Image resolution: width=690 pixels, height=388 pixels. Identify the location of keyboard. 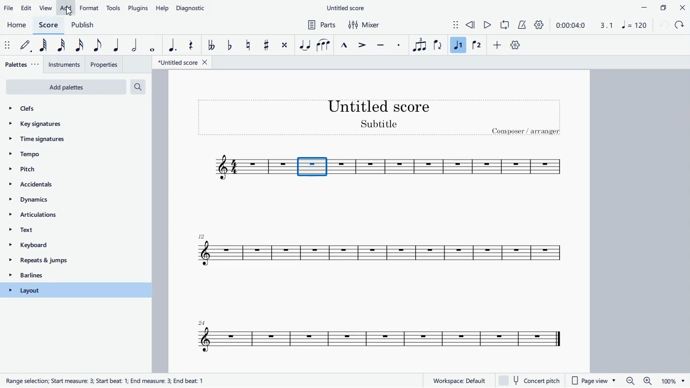
(70, 247).